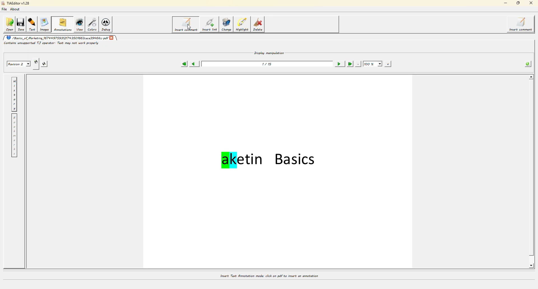  What do you see at coordinates (270, 162) in the screenshot?
I see `aketin Basics` at bounding box center [270, 162].